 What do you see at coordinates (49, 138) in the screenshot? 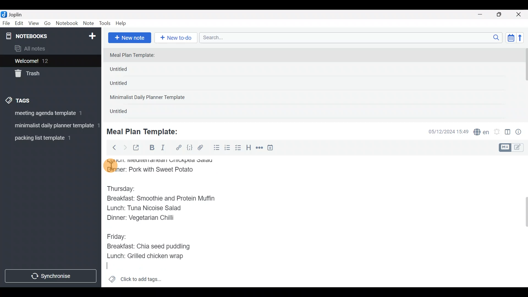
I see `Tag 3` at bounding box center [49, 138].